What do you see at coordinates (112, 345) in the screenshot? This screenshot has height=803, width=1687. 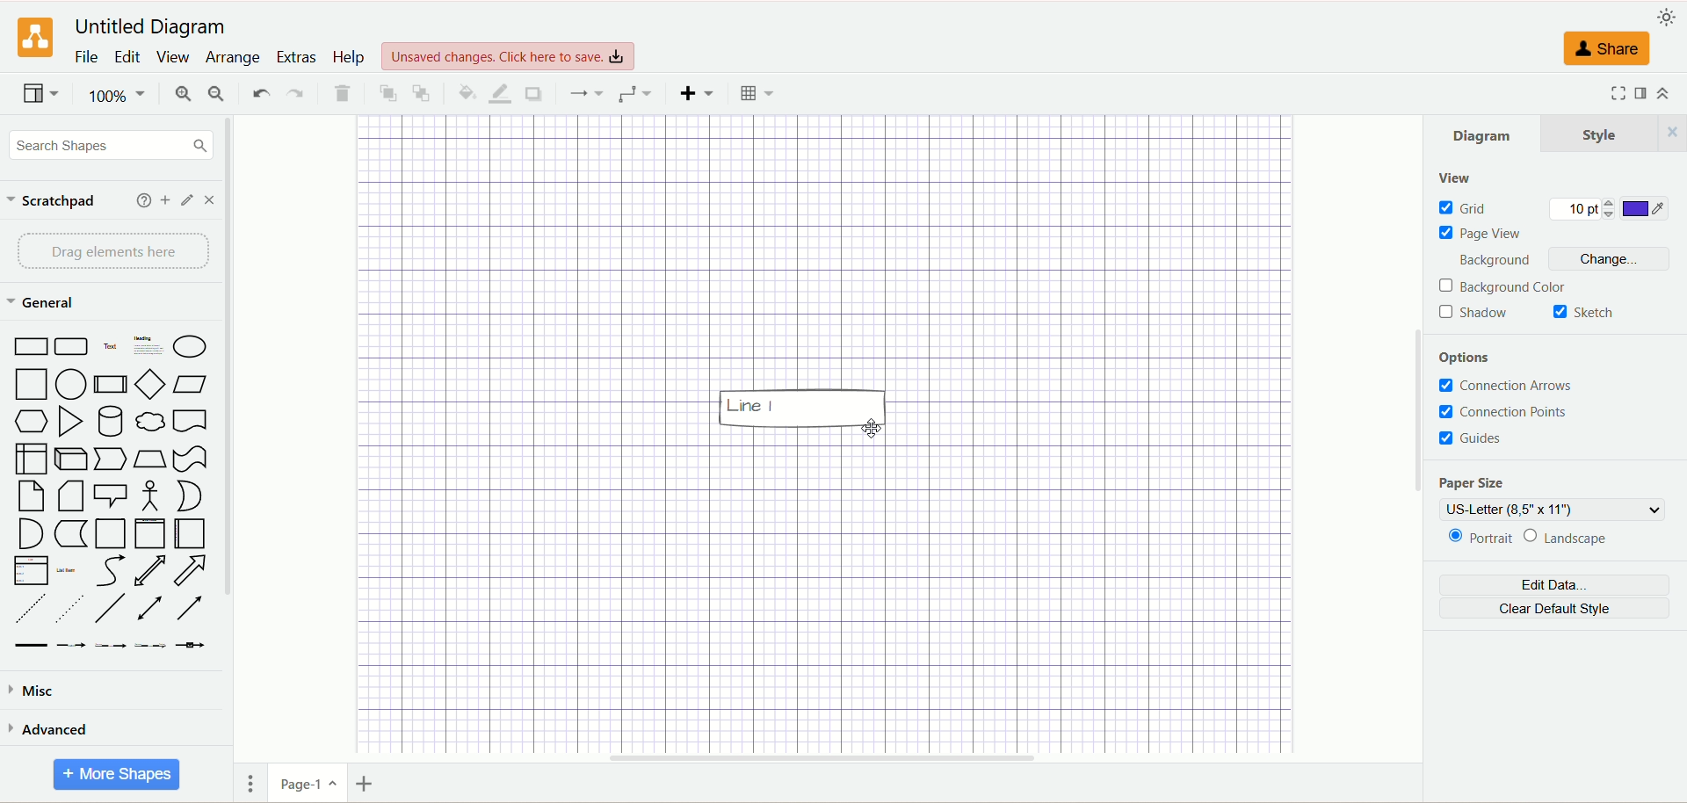 I see `Text` at bounding box center [112, 345].